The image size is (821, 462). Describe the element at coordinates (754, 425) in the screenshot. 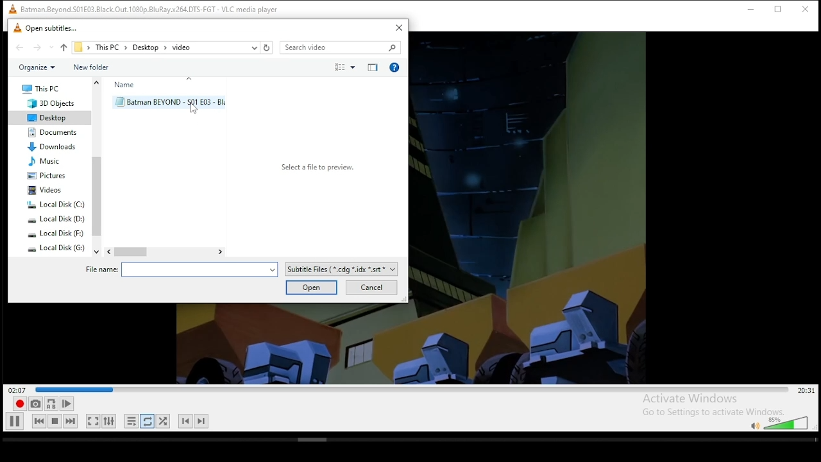

I see `mute/unmute` at that location.